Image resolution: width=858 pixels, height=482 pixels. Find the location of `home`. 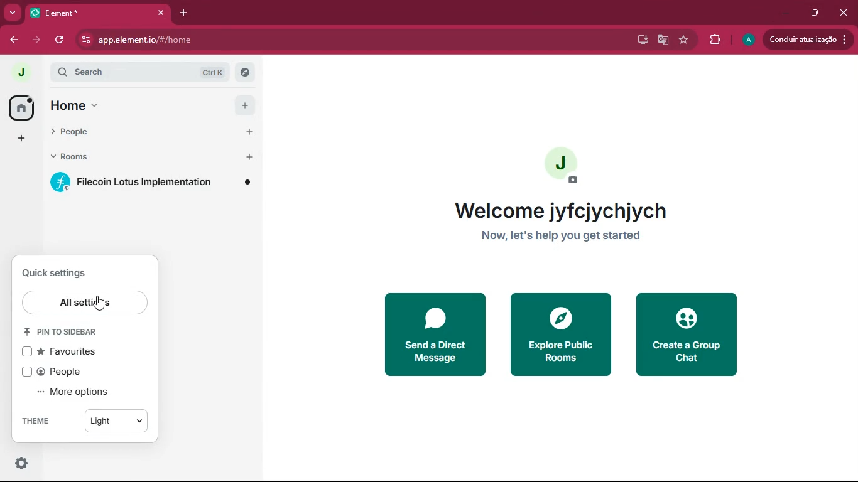

home is located at coordinates (21, 108).